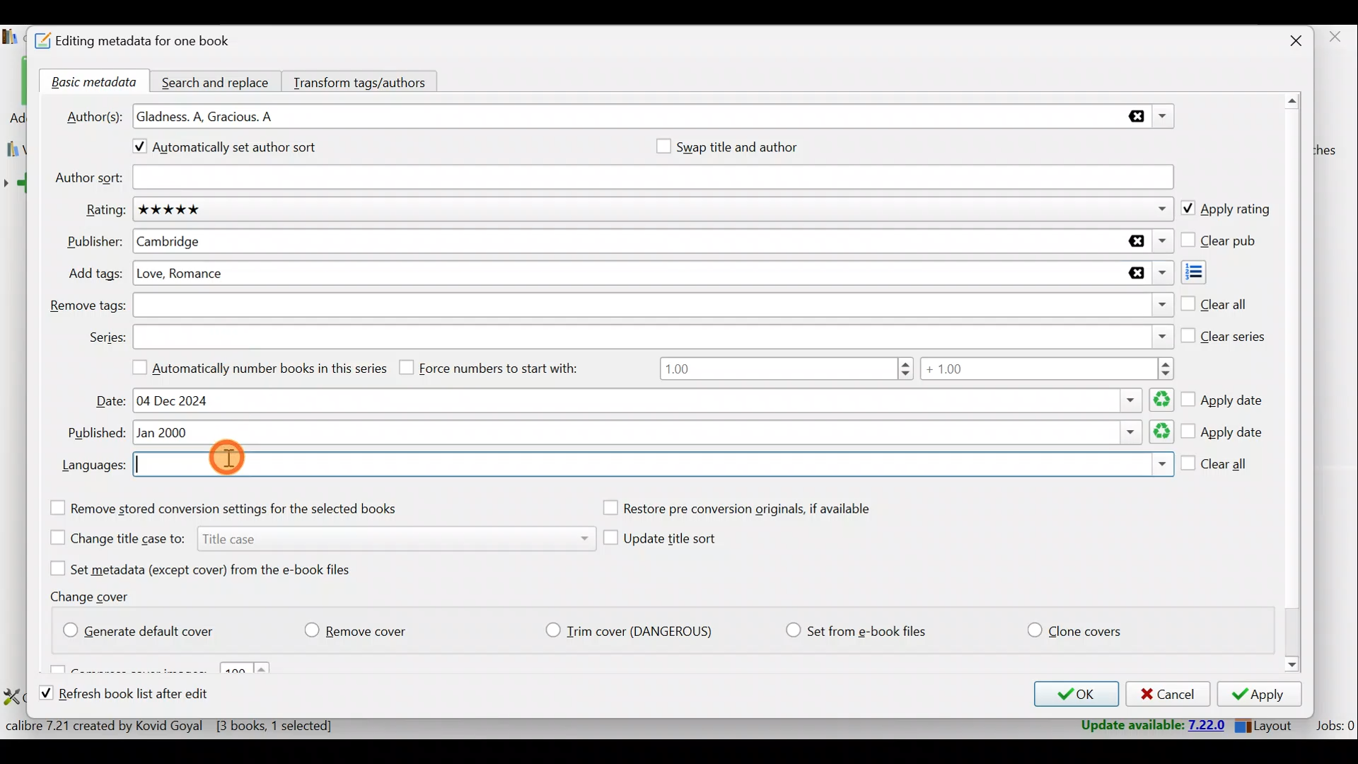 The image size is (1358, 764). What do you see at coordinates (652, 178) in the screenshot?
I see `Author sort` at bounding box center [652, 178].